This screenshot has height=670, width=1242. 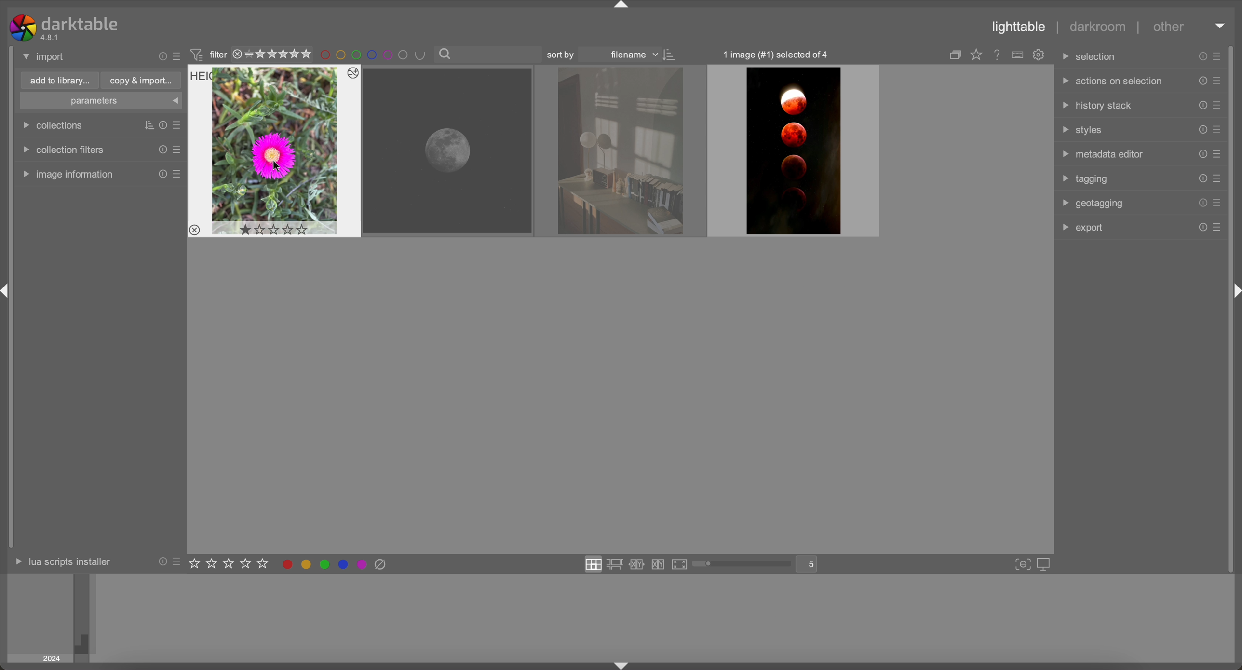 What do you see at coordinates (1101, 153) in the screenshot?
I see `metadata editor tab` at bounding box center [1101, 153].